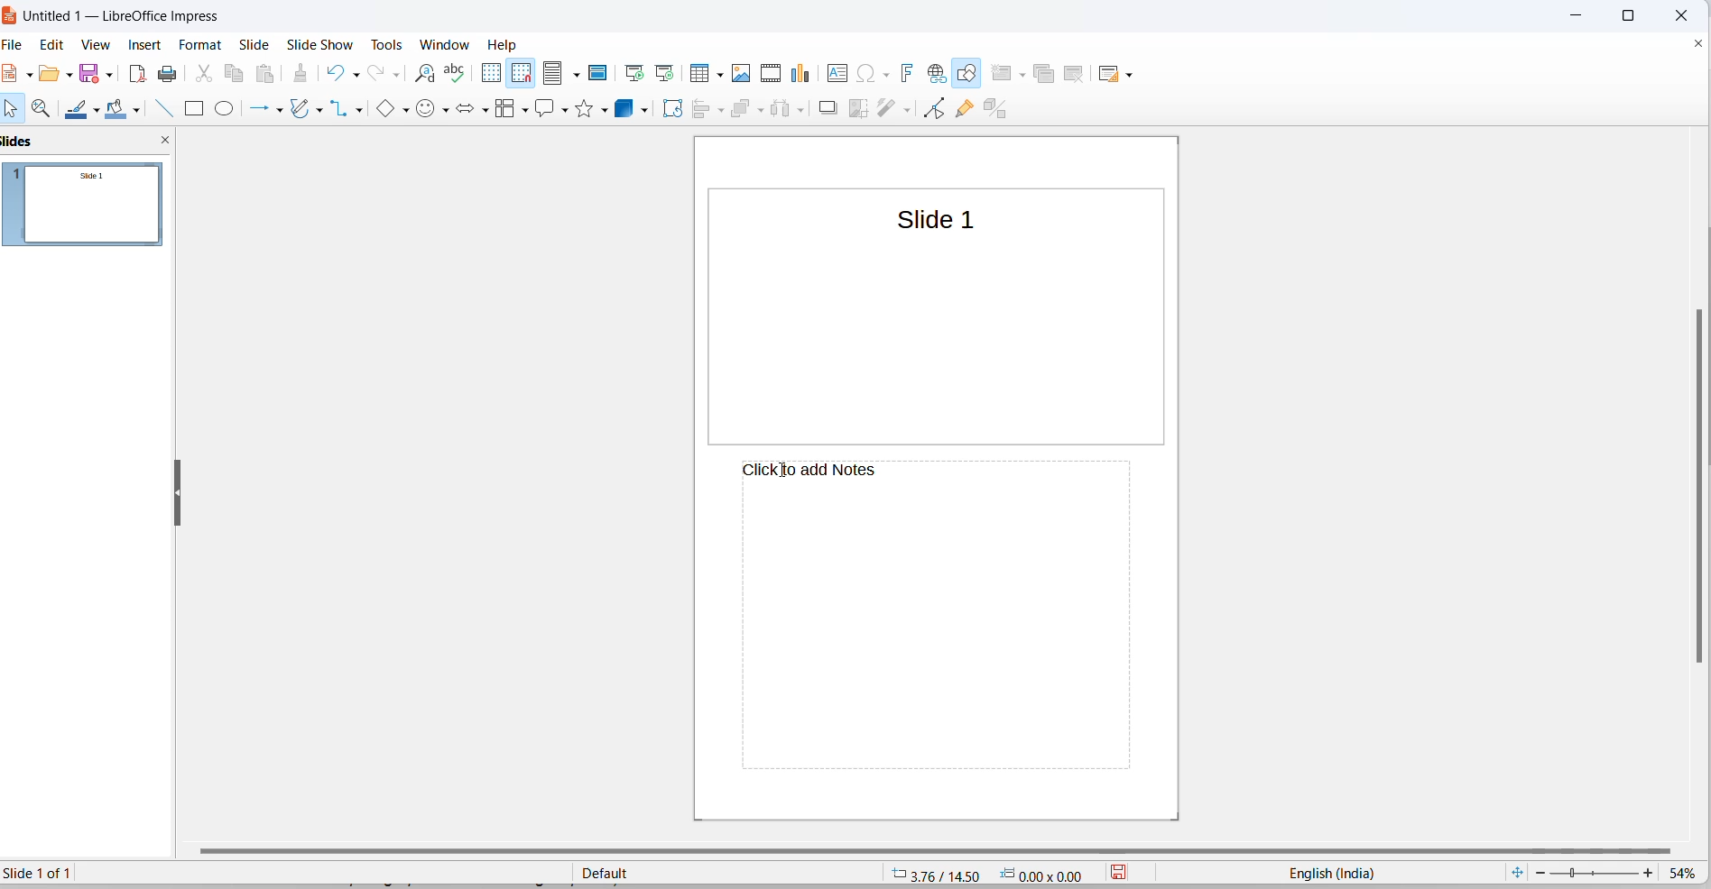 This screenshot has width=1711, height=889. What do you see at coordinates (700, 112) in the screenshot?
I see `align` at bounding box center [700, 112].